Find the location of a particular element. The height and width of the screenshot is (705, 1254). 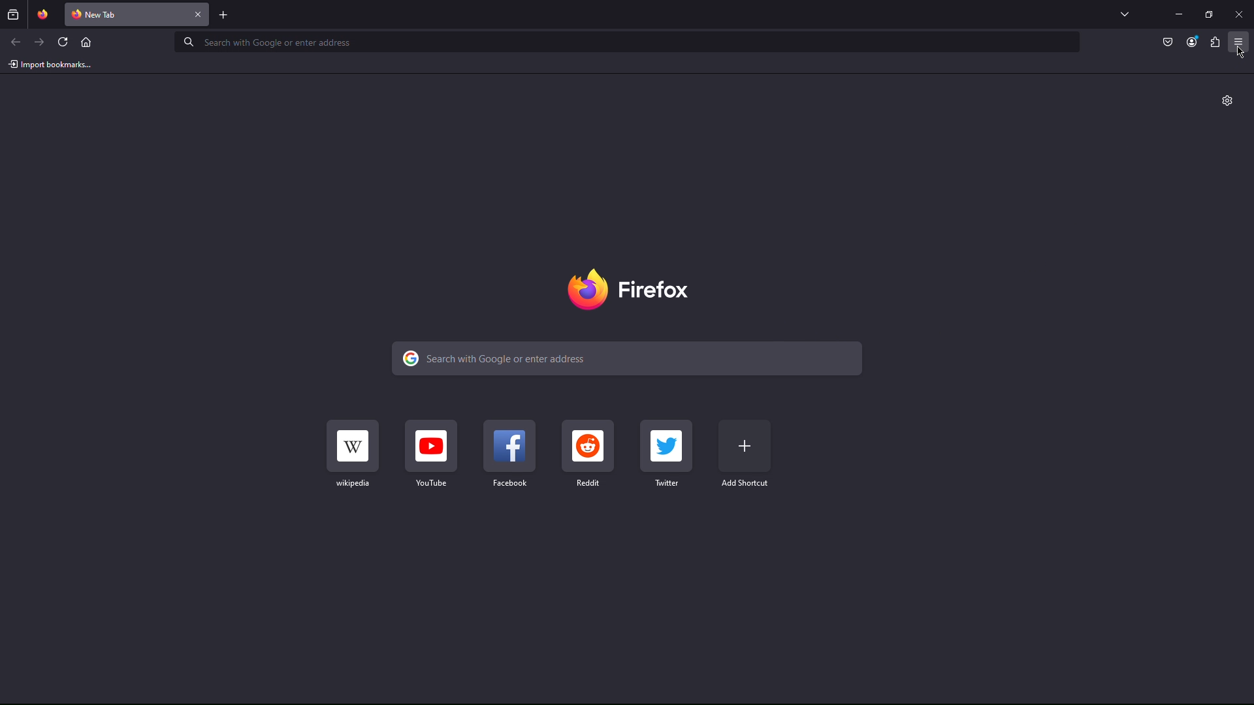

Account is located at coordinates (1192, 43).